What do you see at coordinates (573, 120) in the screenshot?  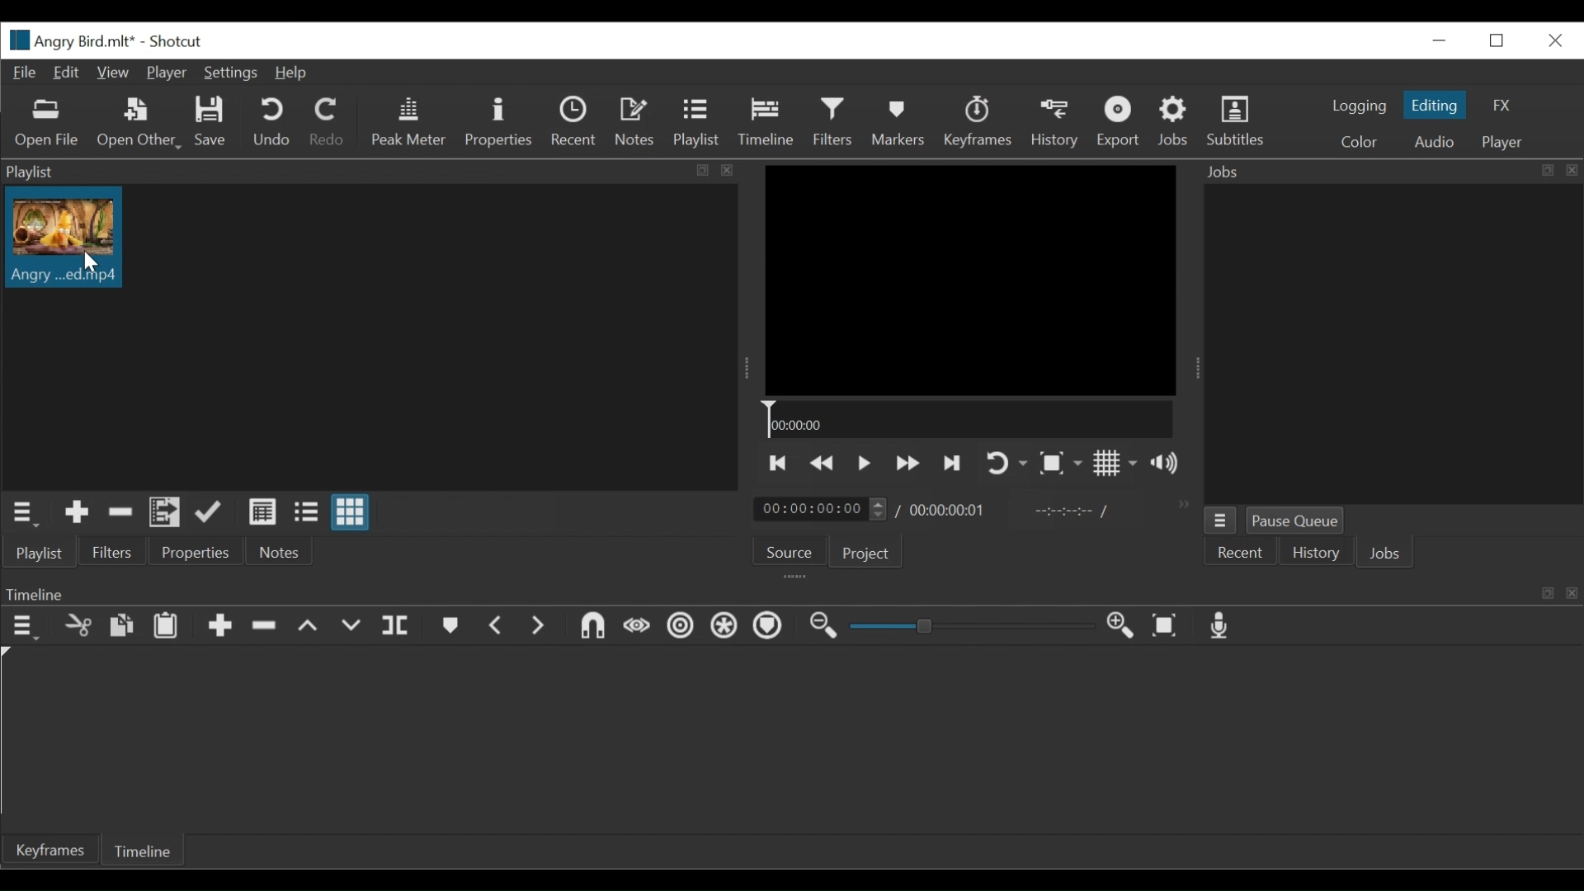 I see `Recent` at bounding box center [573, 120].